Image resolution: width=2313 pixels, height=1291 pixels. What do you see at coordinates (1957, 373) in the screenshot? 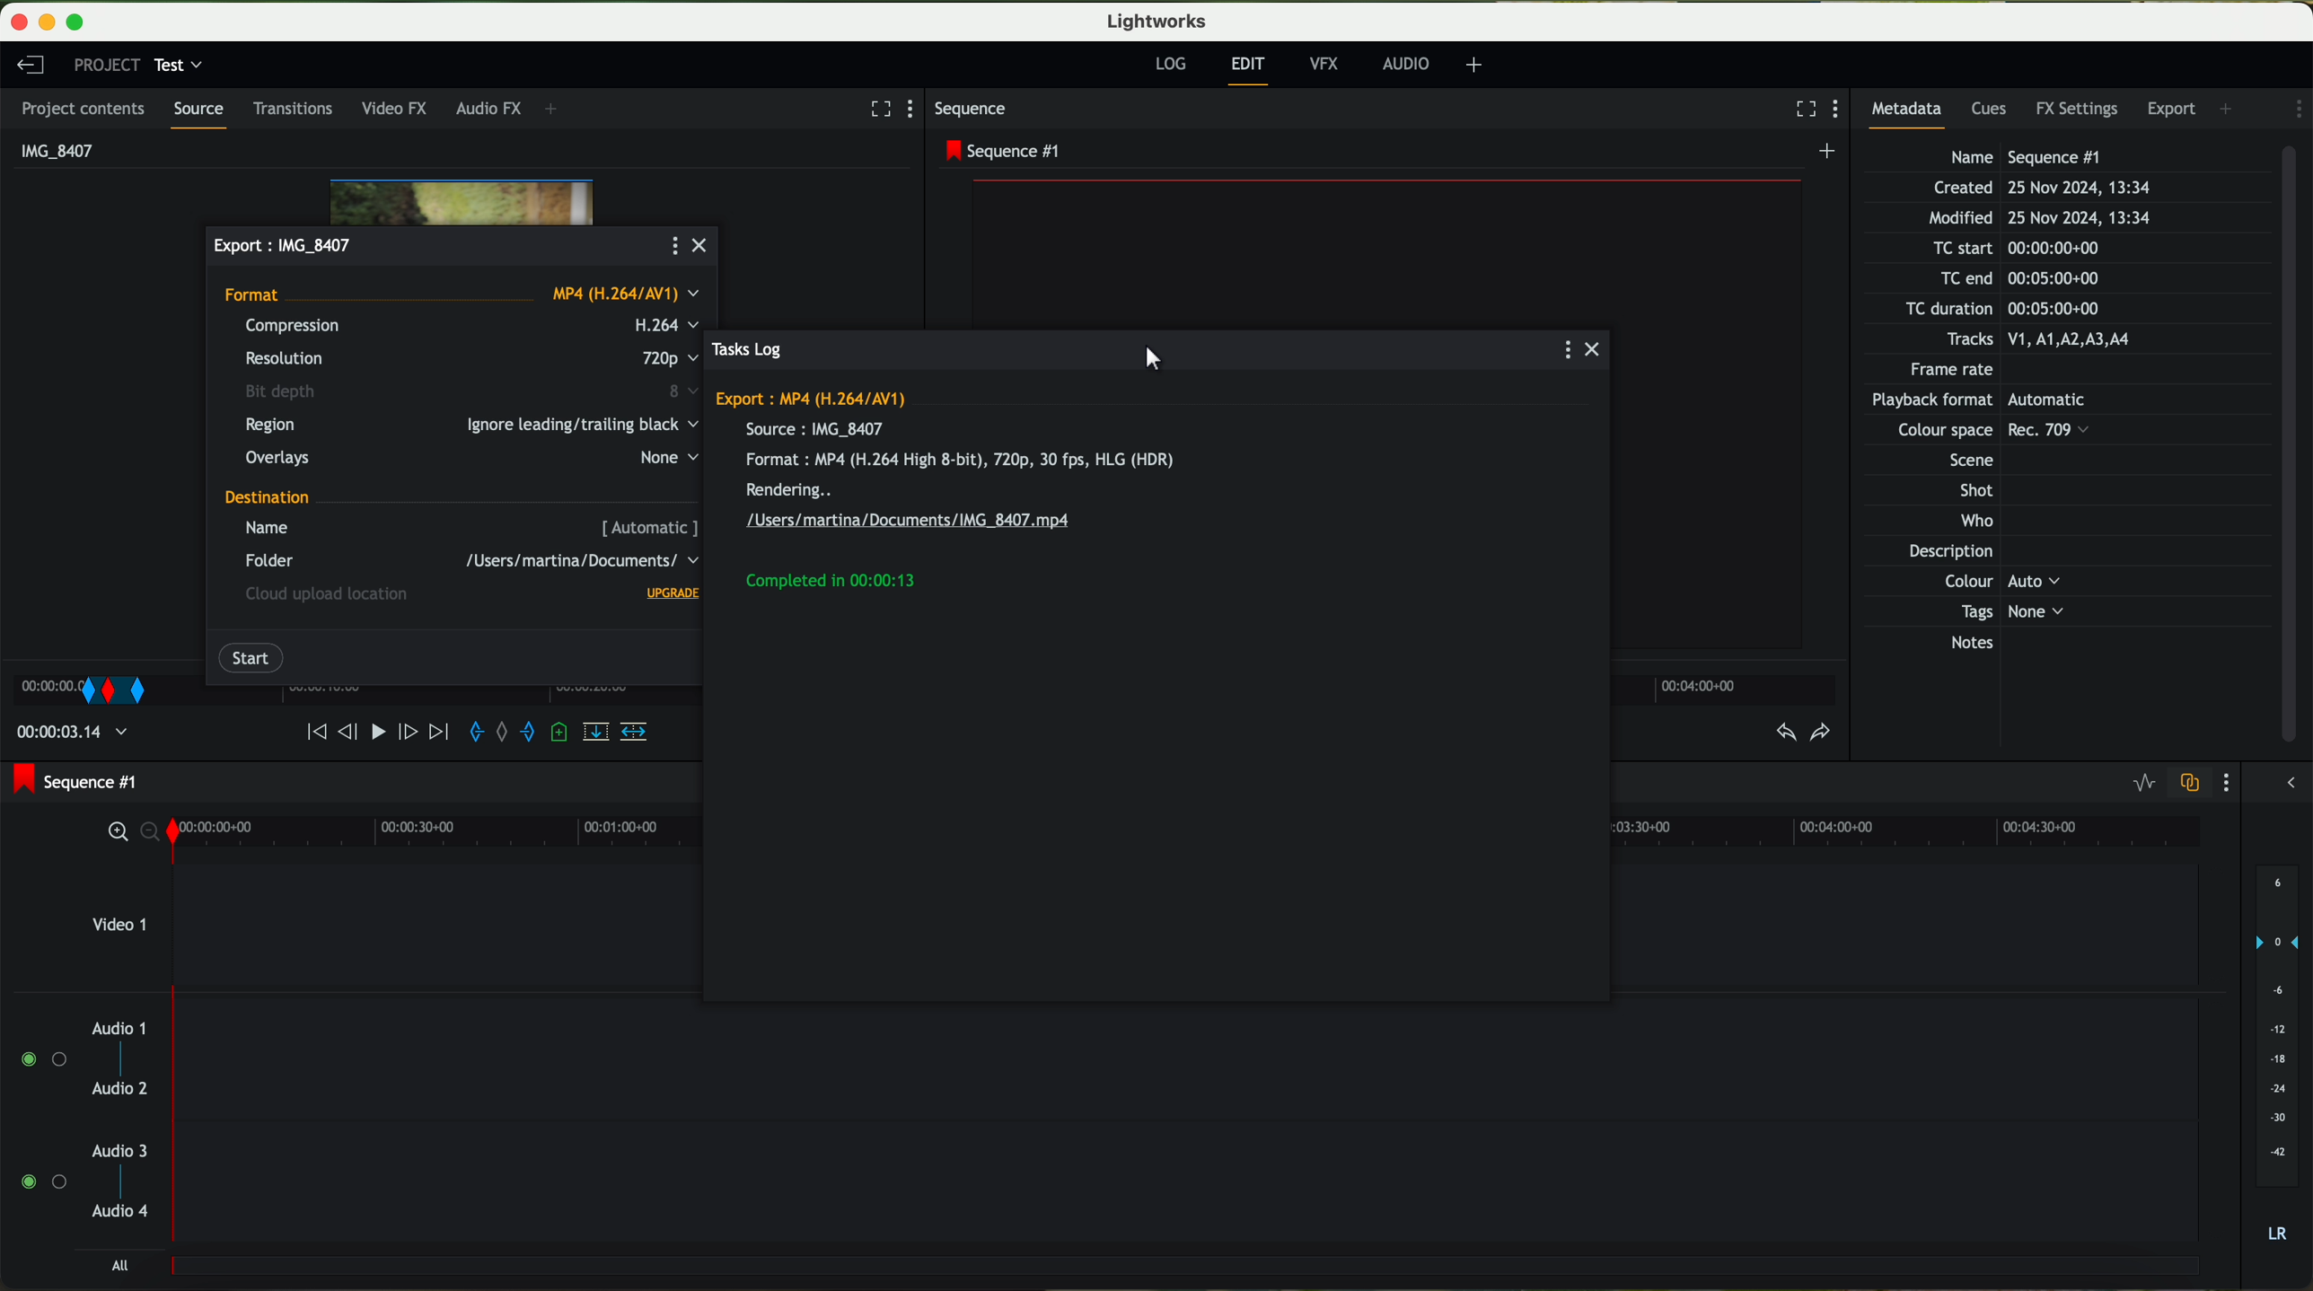
I see `Frame rate` at bounding box center [1957, 373].